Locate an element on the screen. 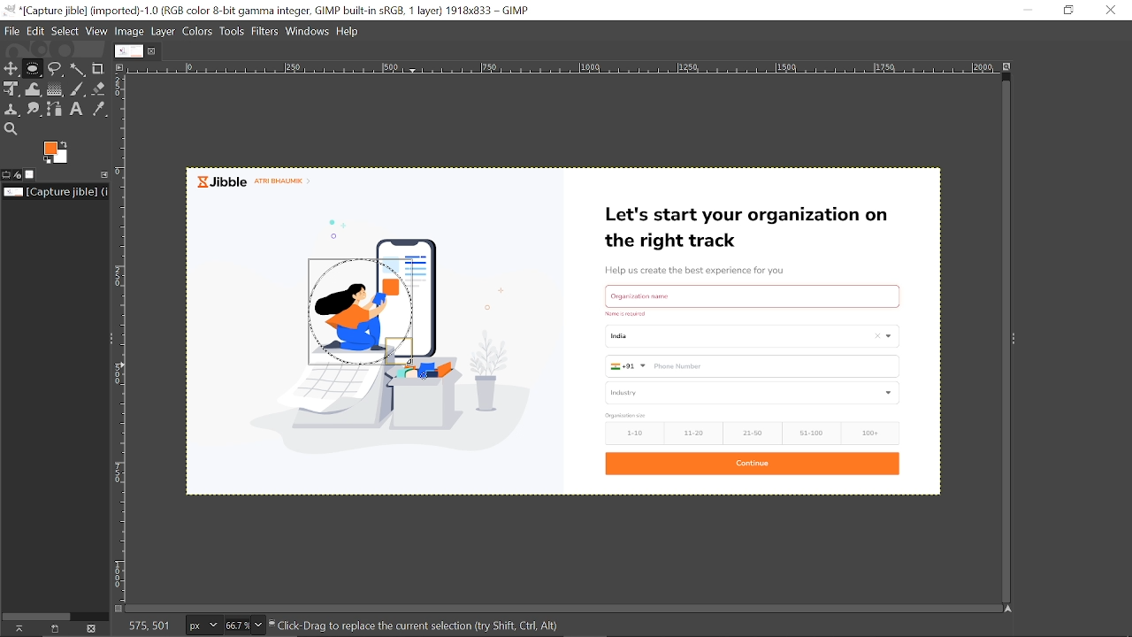 The height and width of the screenshot is (637, 1132). Paintbrush tool is located at coordinates (79, 88).